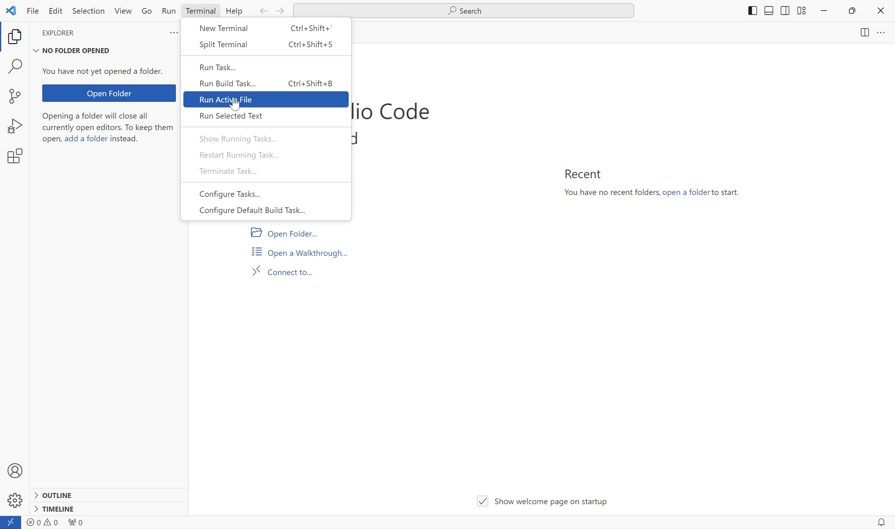 This screenshot has width=895, height=529. Describe the element at coordinates (20, 155) in the screenshot. I see `settings` at that location.